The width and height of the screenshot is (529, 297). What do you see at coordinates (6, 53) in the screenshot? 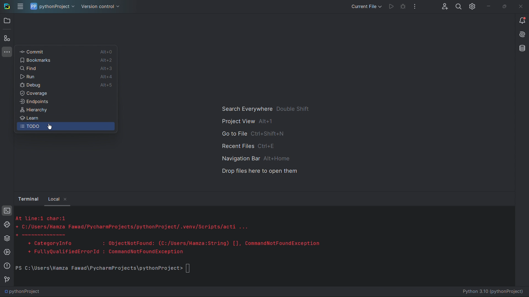
I see `More ` at bounding box center [6, 53].